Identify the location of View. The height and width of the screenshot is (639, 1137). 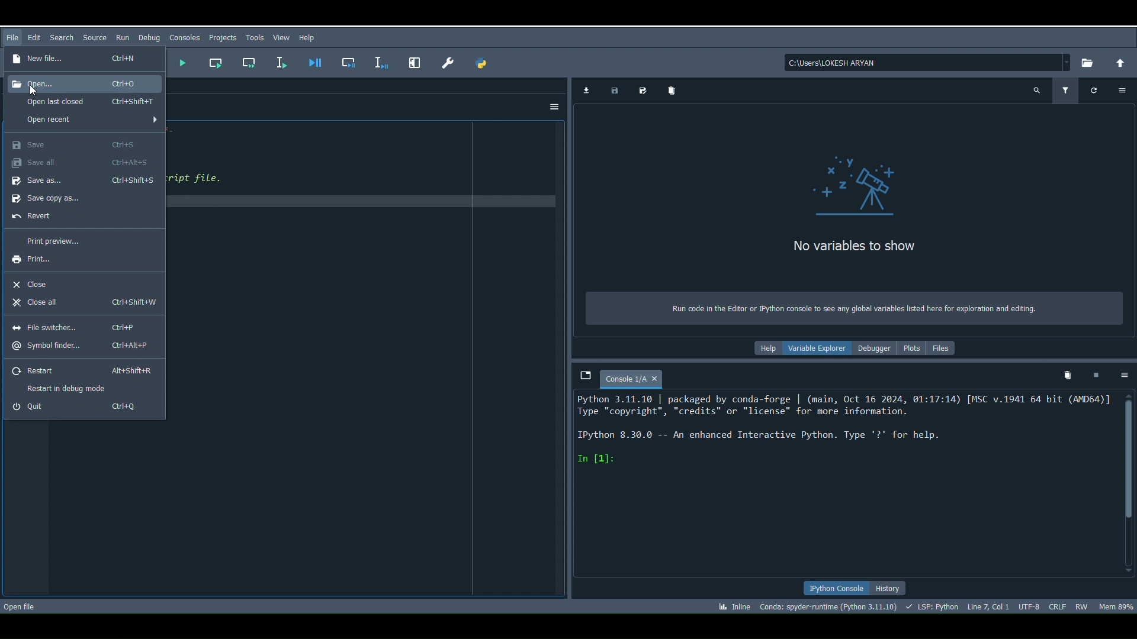
(280, 37).